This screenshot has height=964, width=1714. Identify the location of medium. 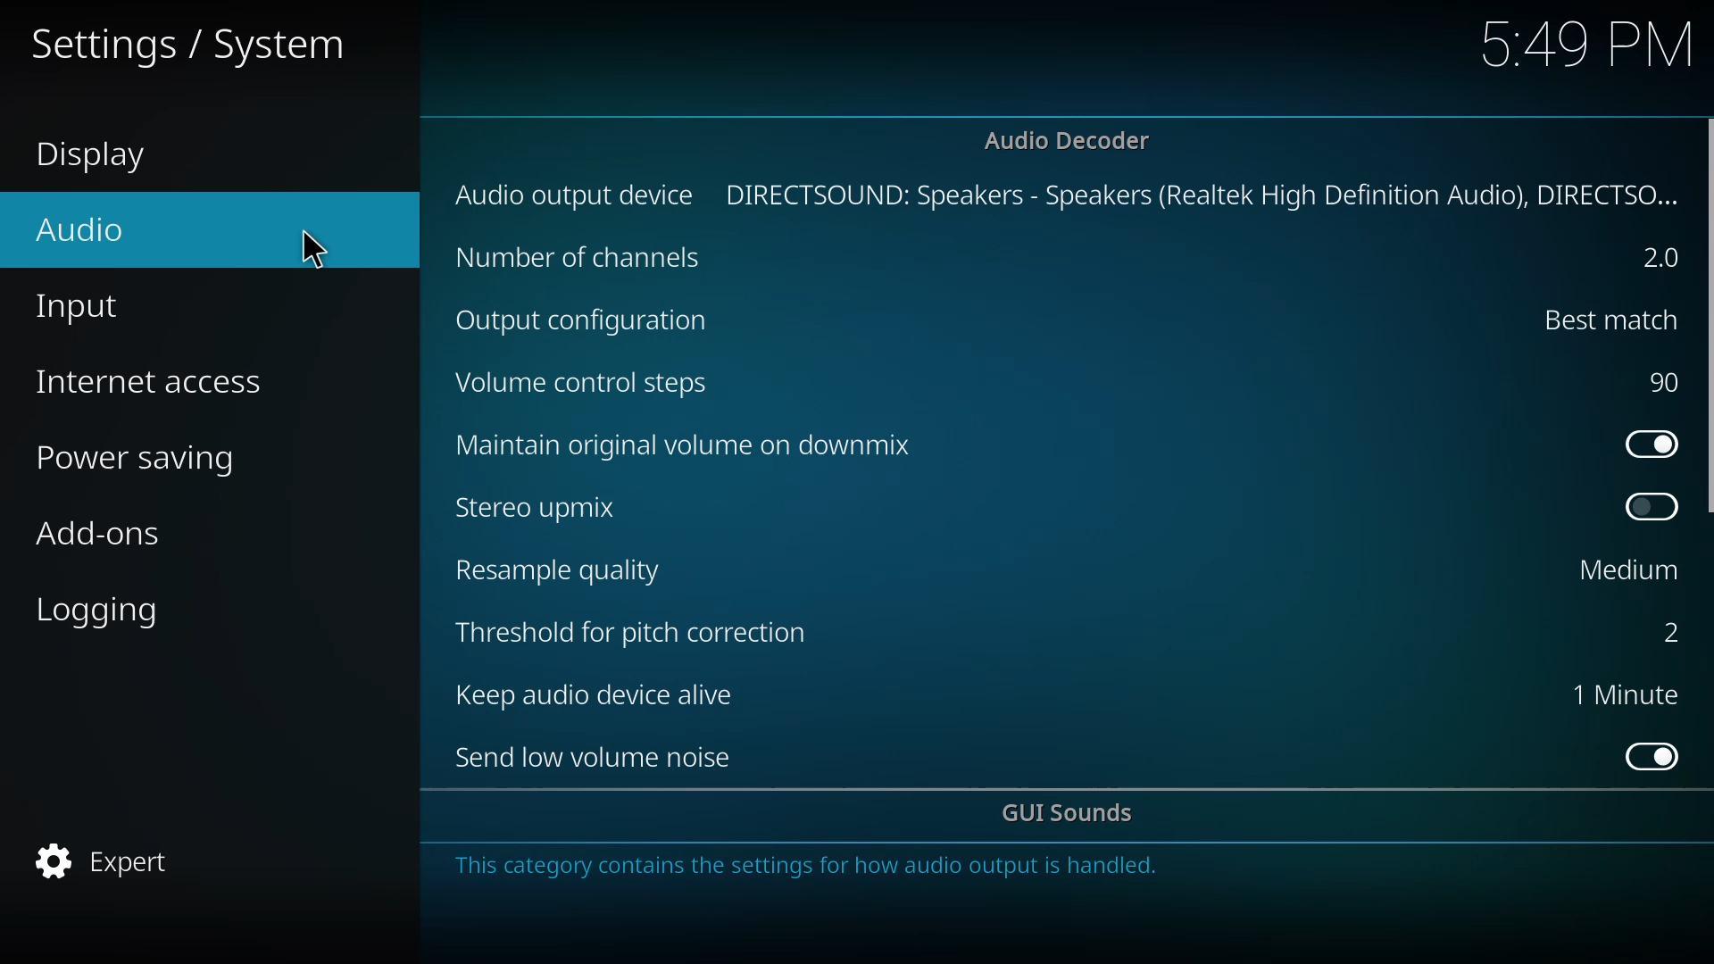
(1628, 569).